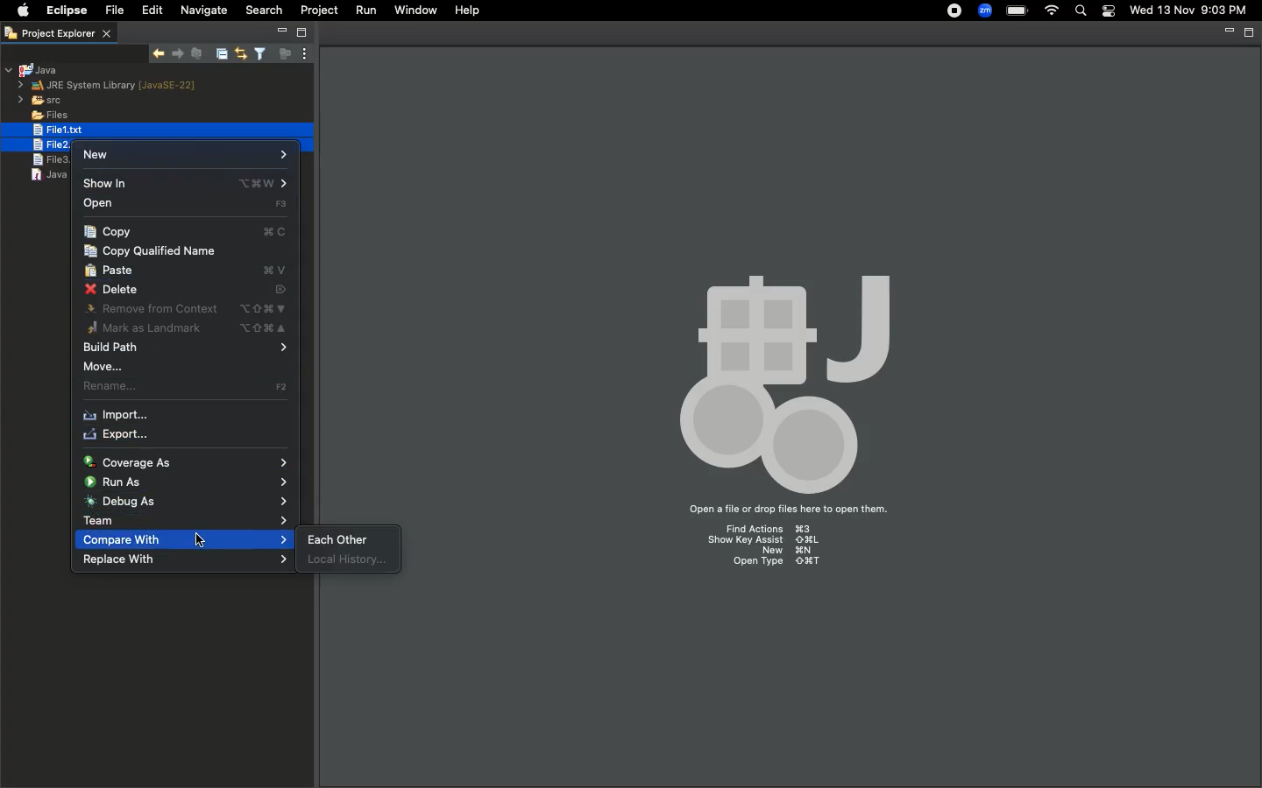 The height and width of the screenshot is (788, 1262). Describe the element at coordinates (786, 510) in the screenshot. I see `Open a file or drop files here` at that location.